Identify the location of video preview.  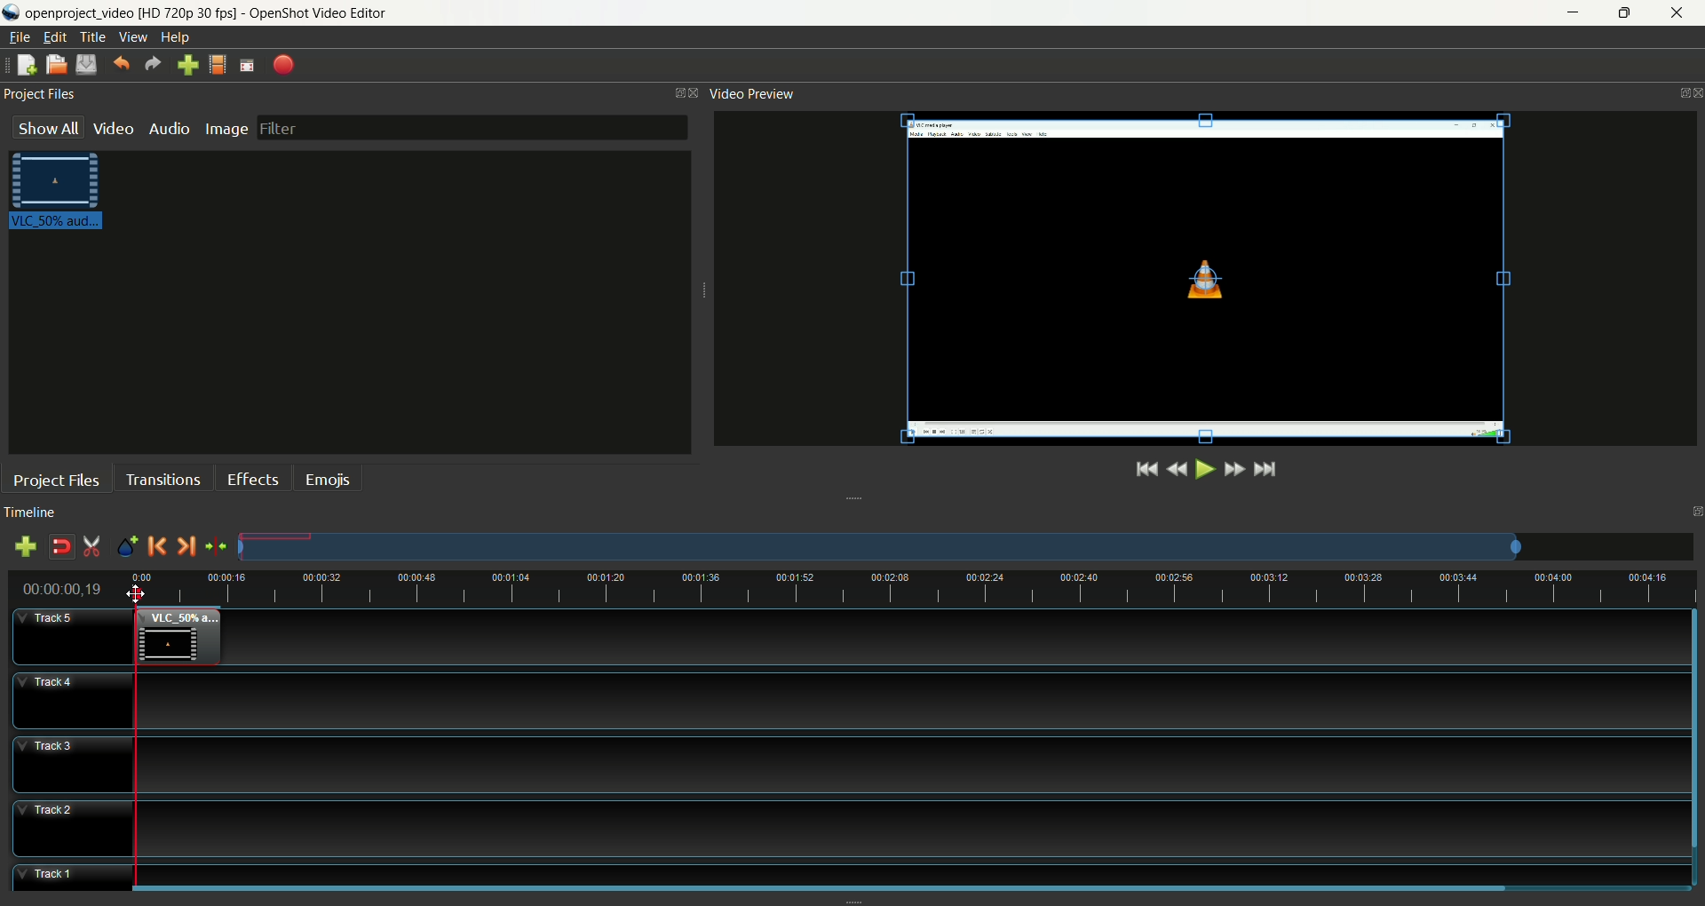
(749, 94).